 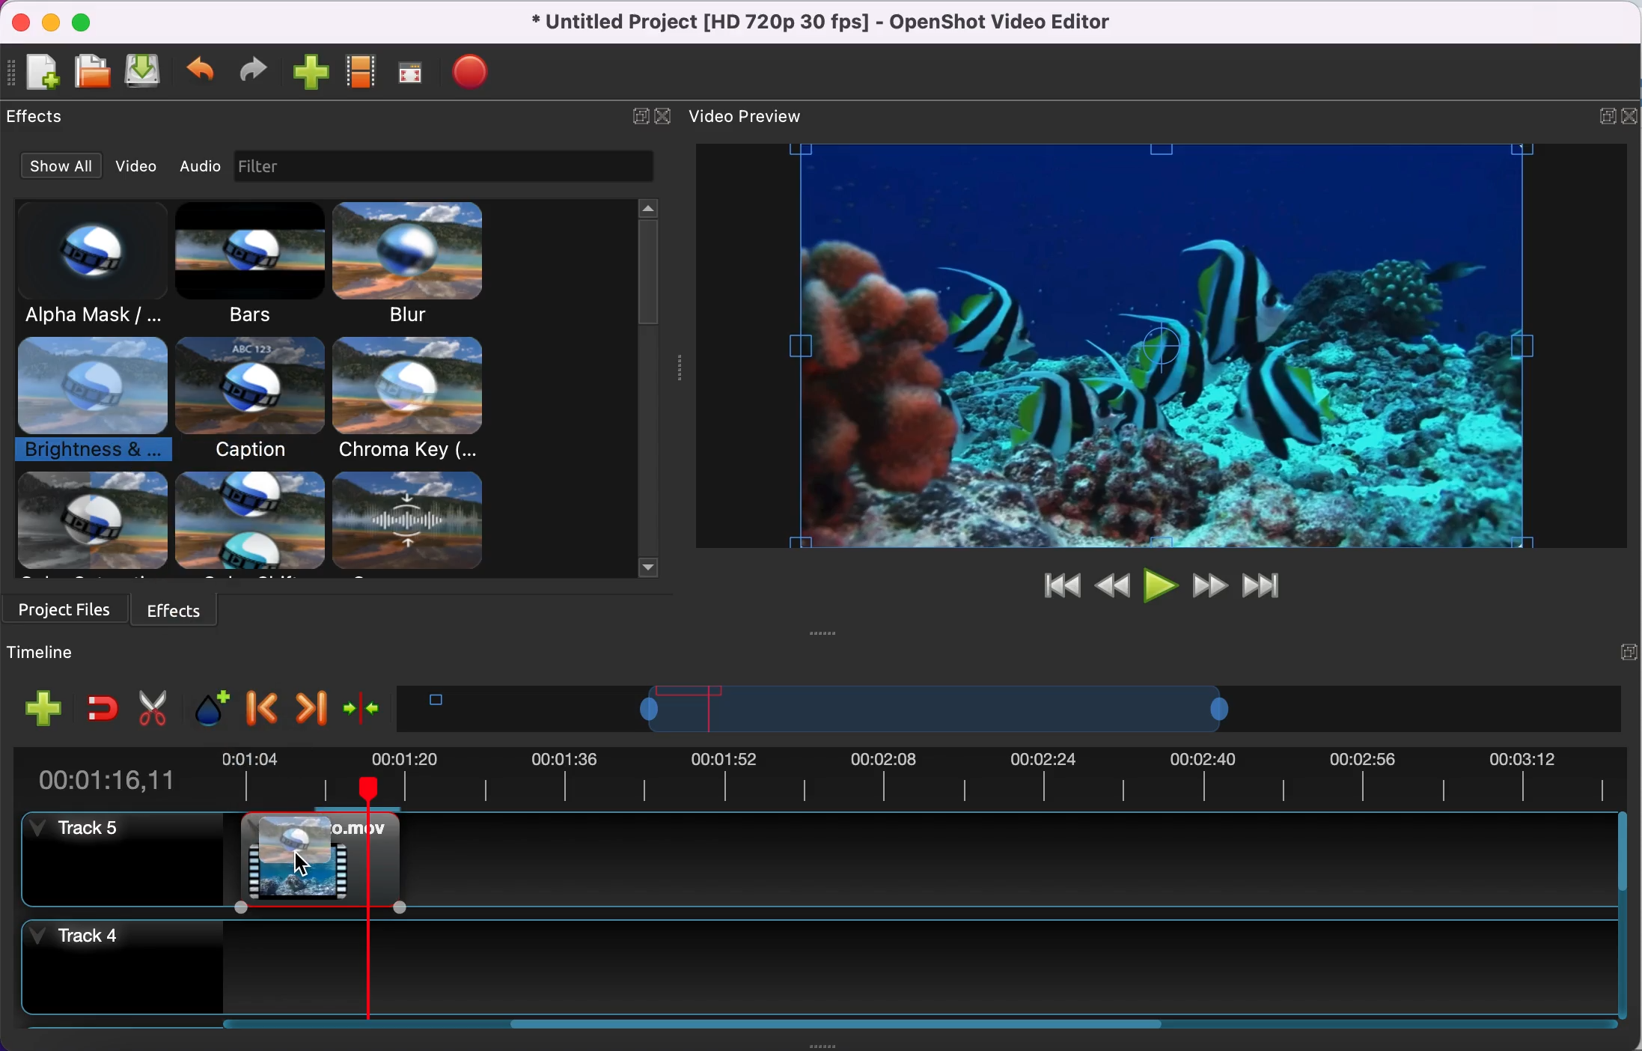 What do you see at coordinates (80, 651) in the screenshot?
I see `timeline` at bounding box center [80, 651].